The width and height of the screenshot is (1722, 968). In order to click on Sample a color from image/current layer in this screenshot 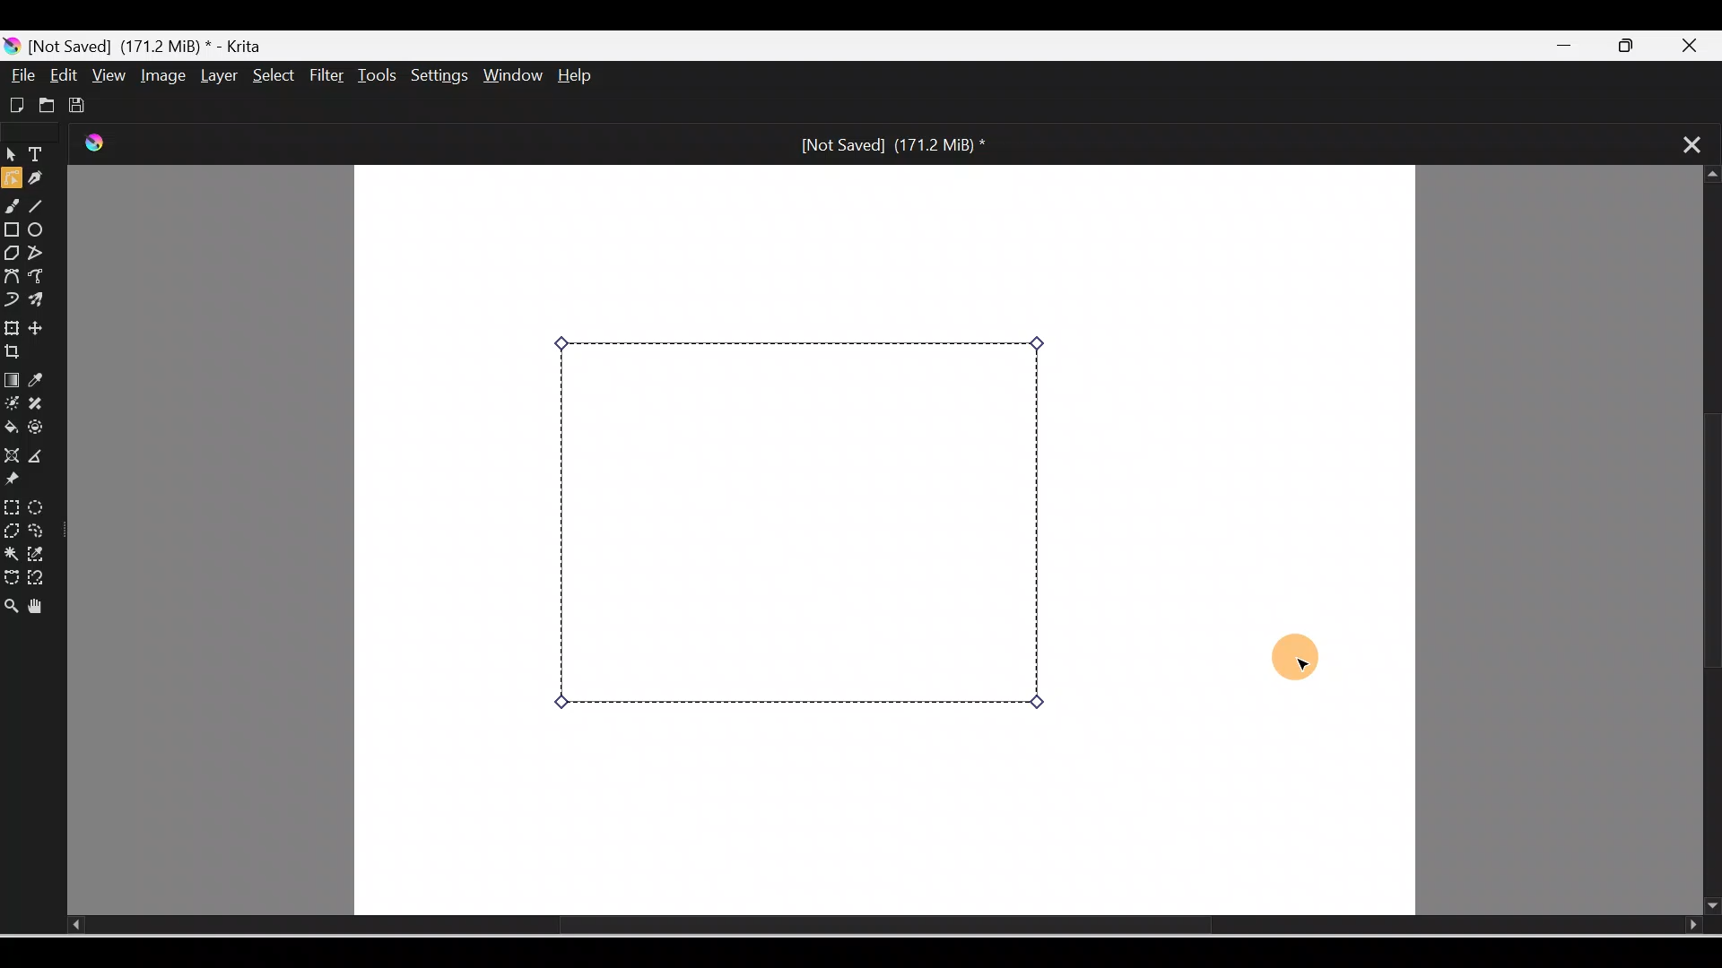, I will do `click(42, 381)`.